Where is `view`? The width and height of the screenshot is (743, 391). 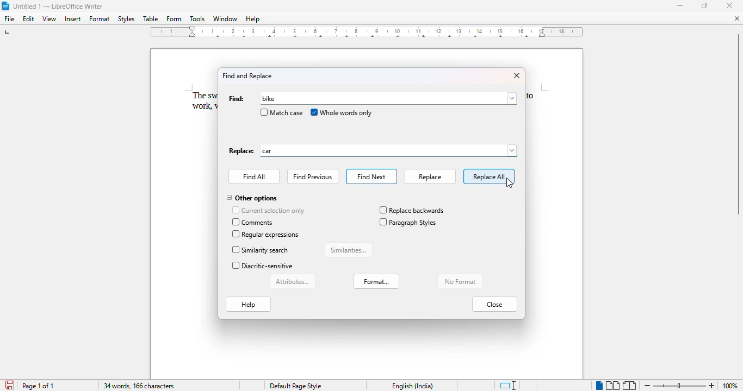
view is located at coordinates (49, 18).